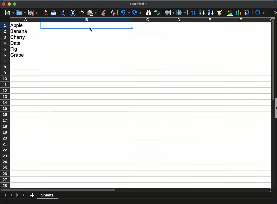 The width and height of the screenshot is (277, 204). I want to click on scroll, so click(136, 190).